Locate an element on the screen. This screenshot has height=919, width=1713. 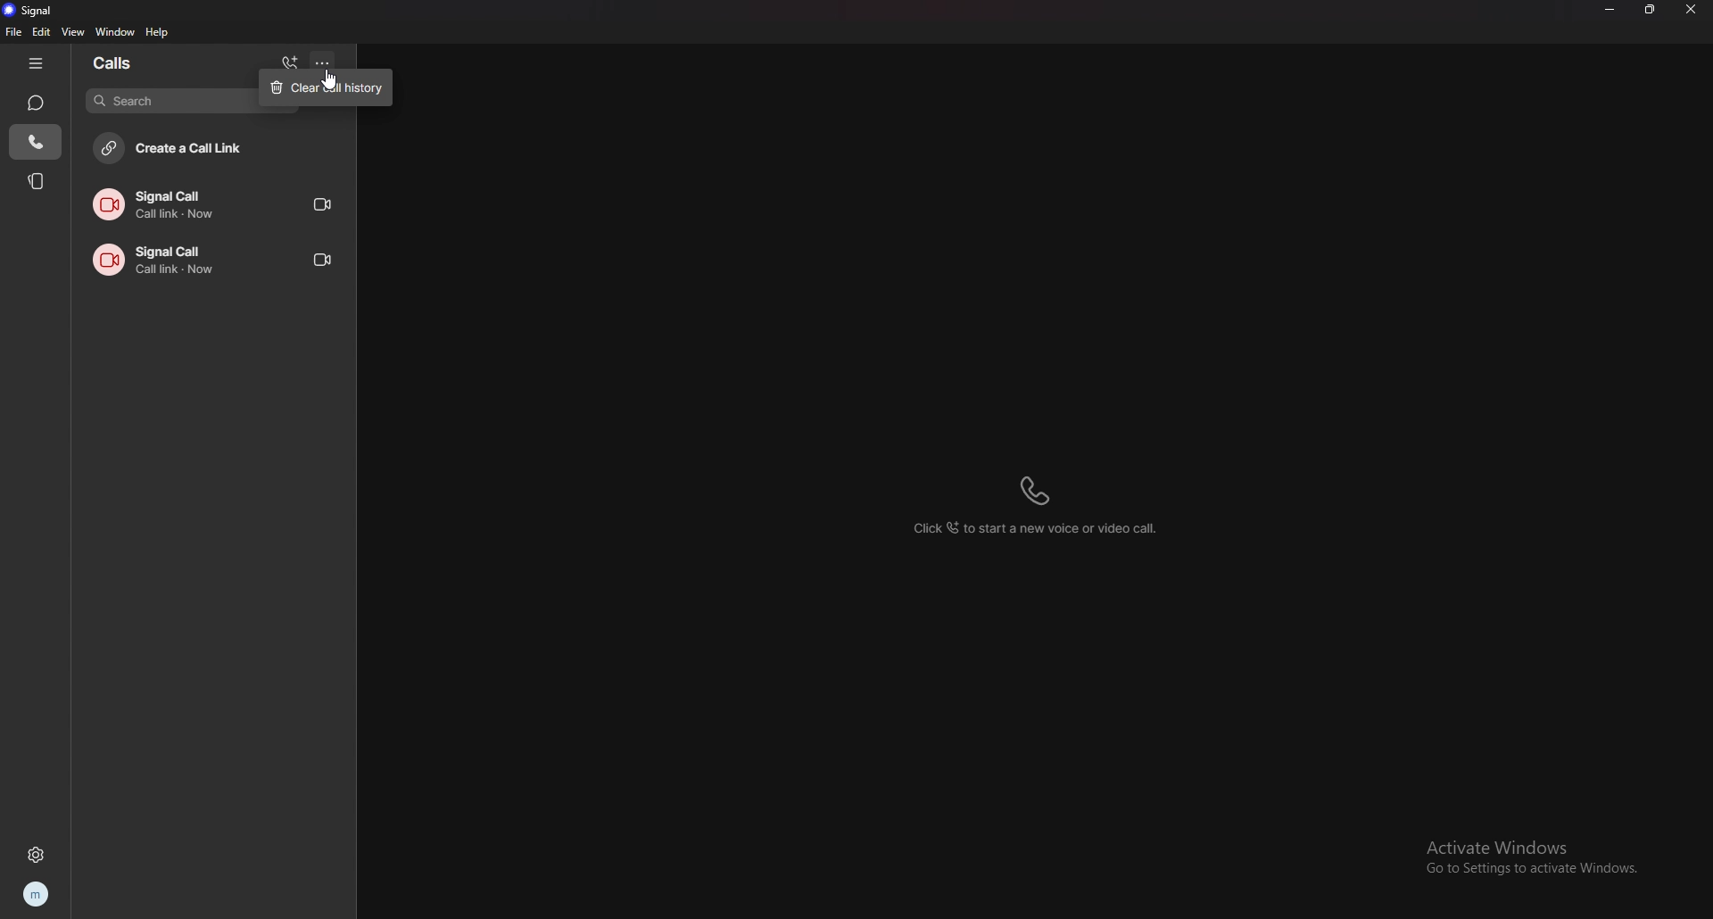
calls is located at coordinates (34, 143).